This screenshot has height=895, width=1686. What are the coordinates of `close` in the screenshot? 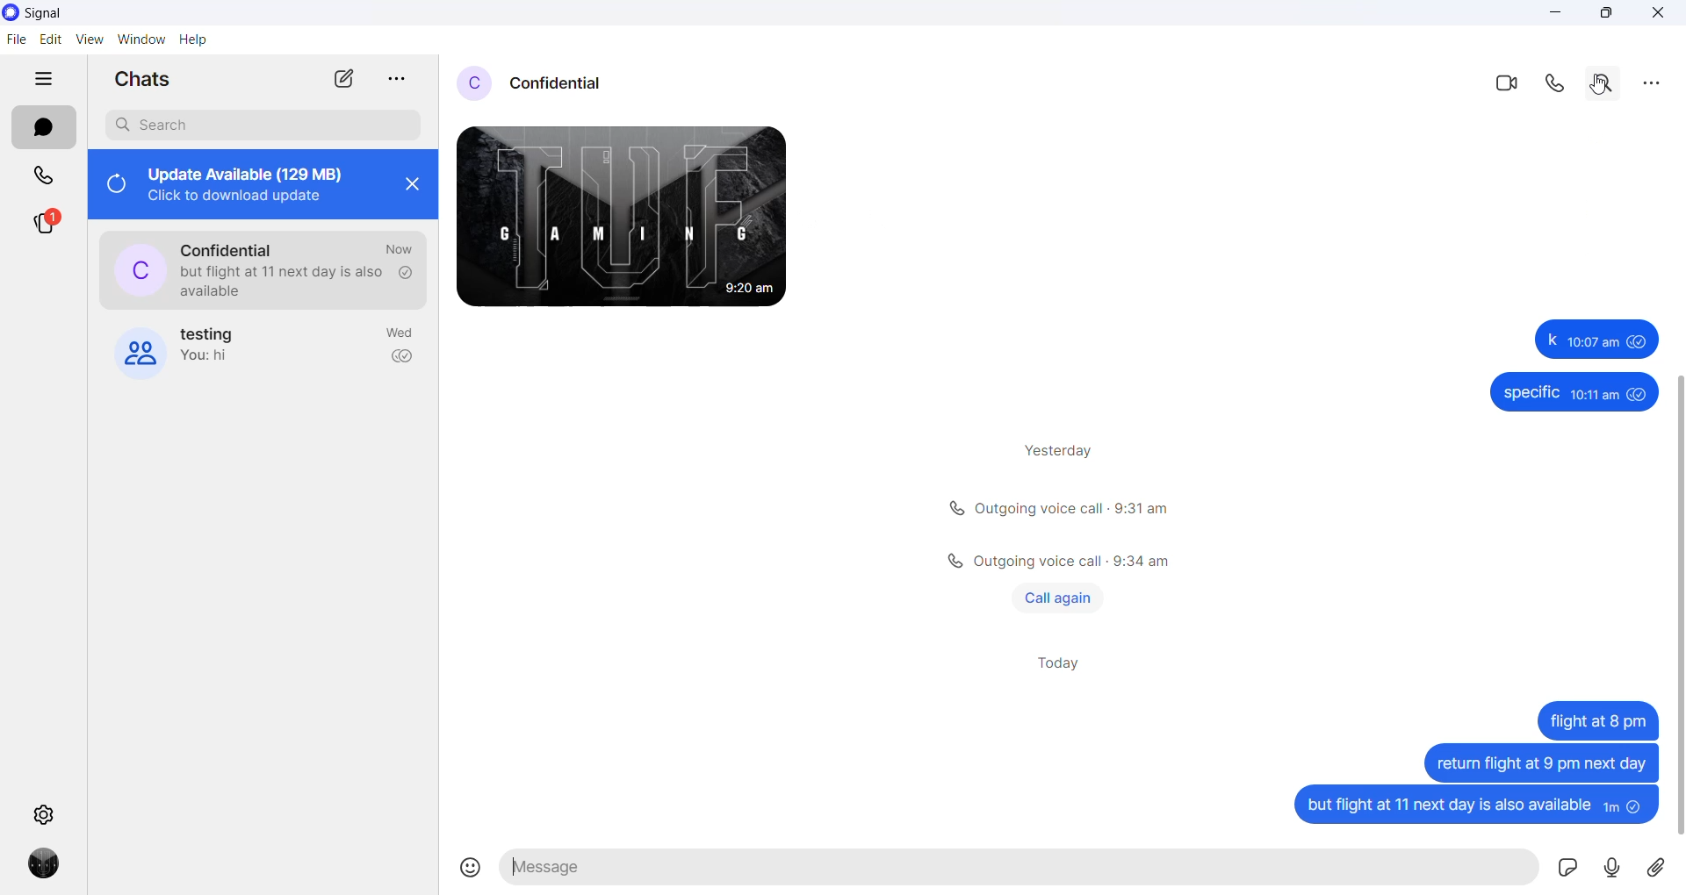 It's located at (1659, 15).